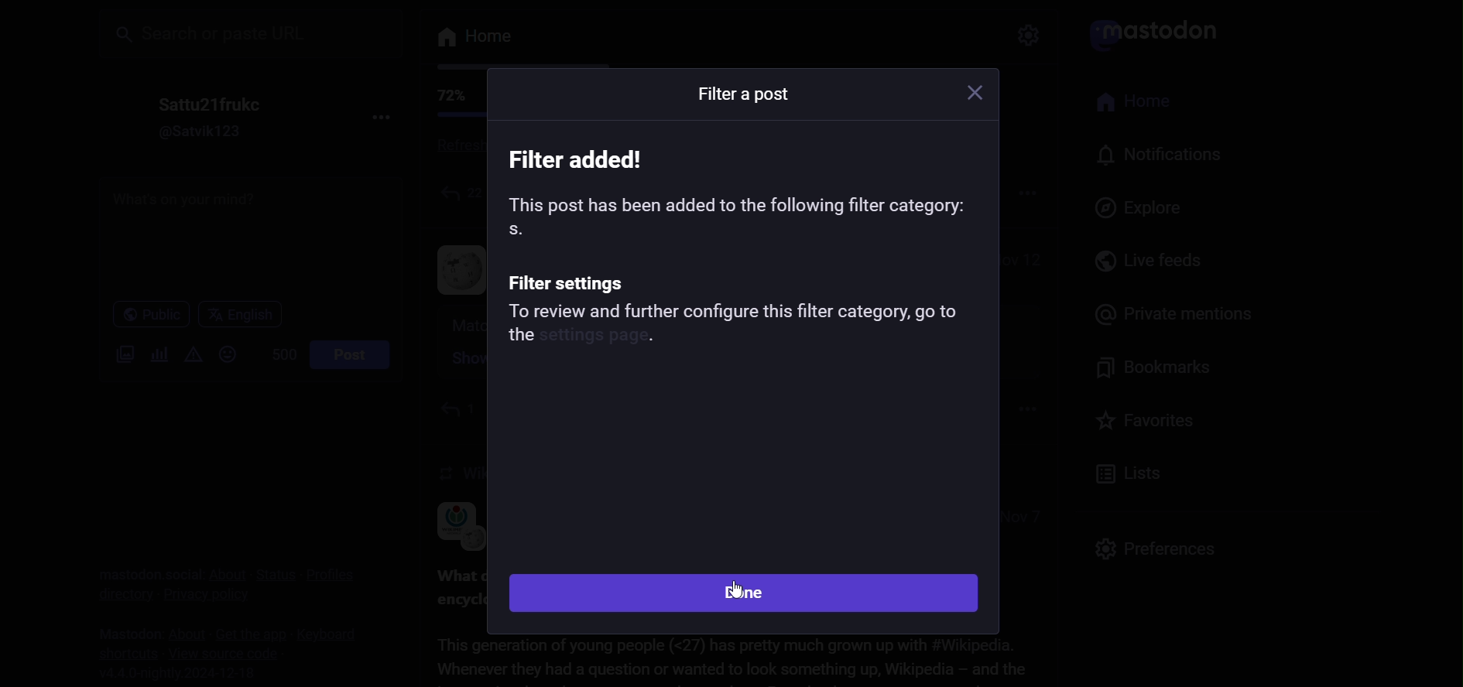 The height and width of the screenshot is (687, 1463). What do you see at coordinates (1149, 426) in the screenshot?
I see `favorite` at bounding box center [1149, 426].